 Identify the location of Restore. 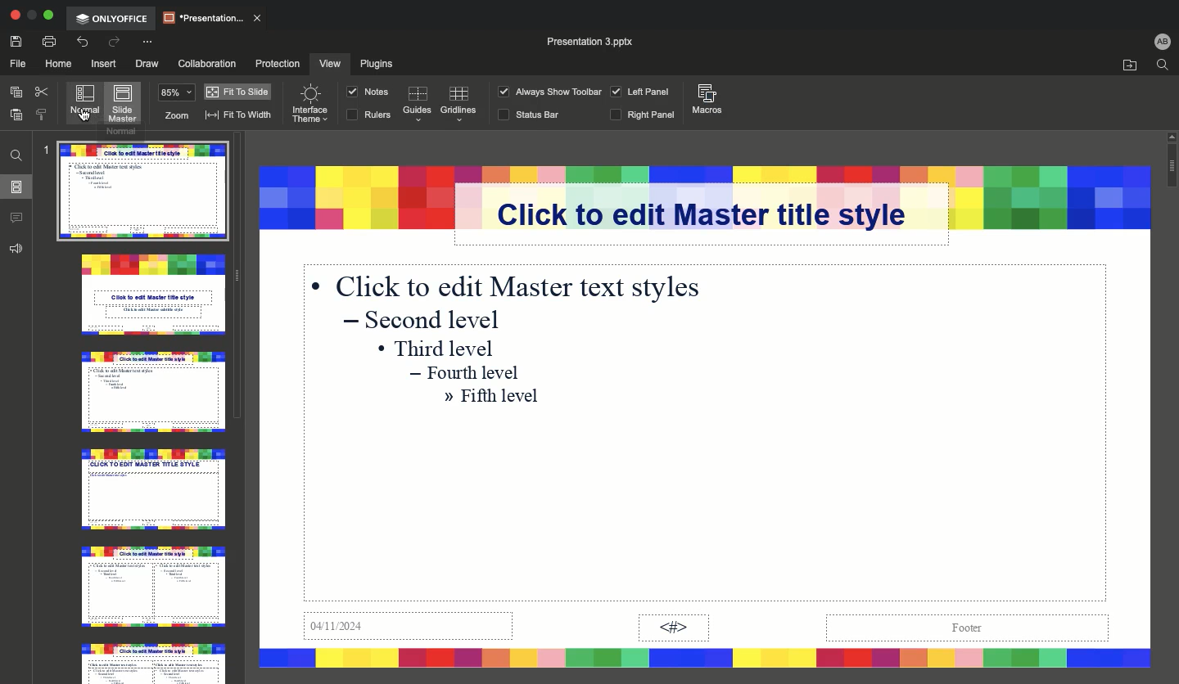
(31, 16).